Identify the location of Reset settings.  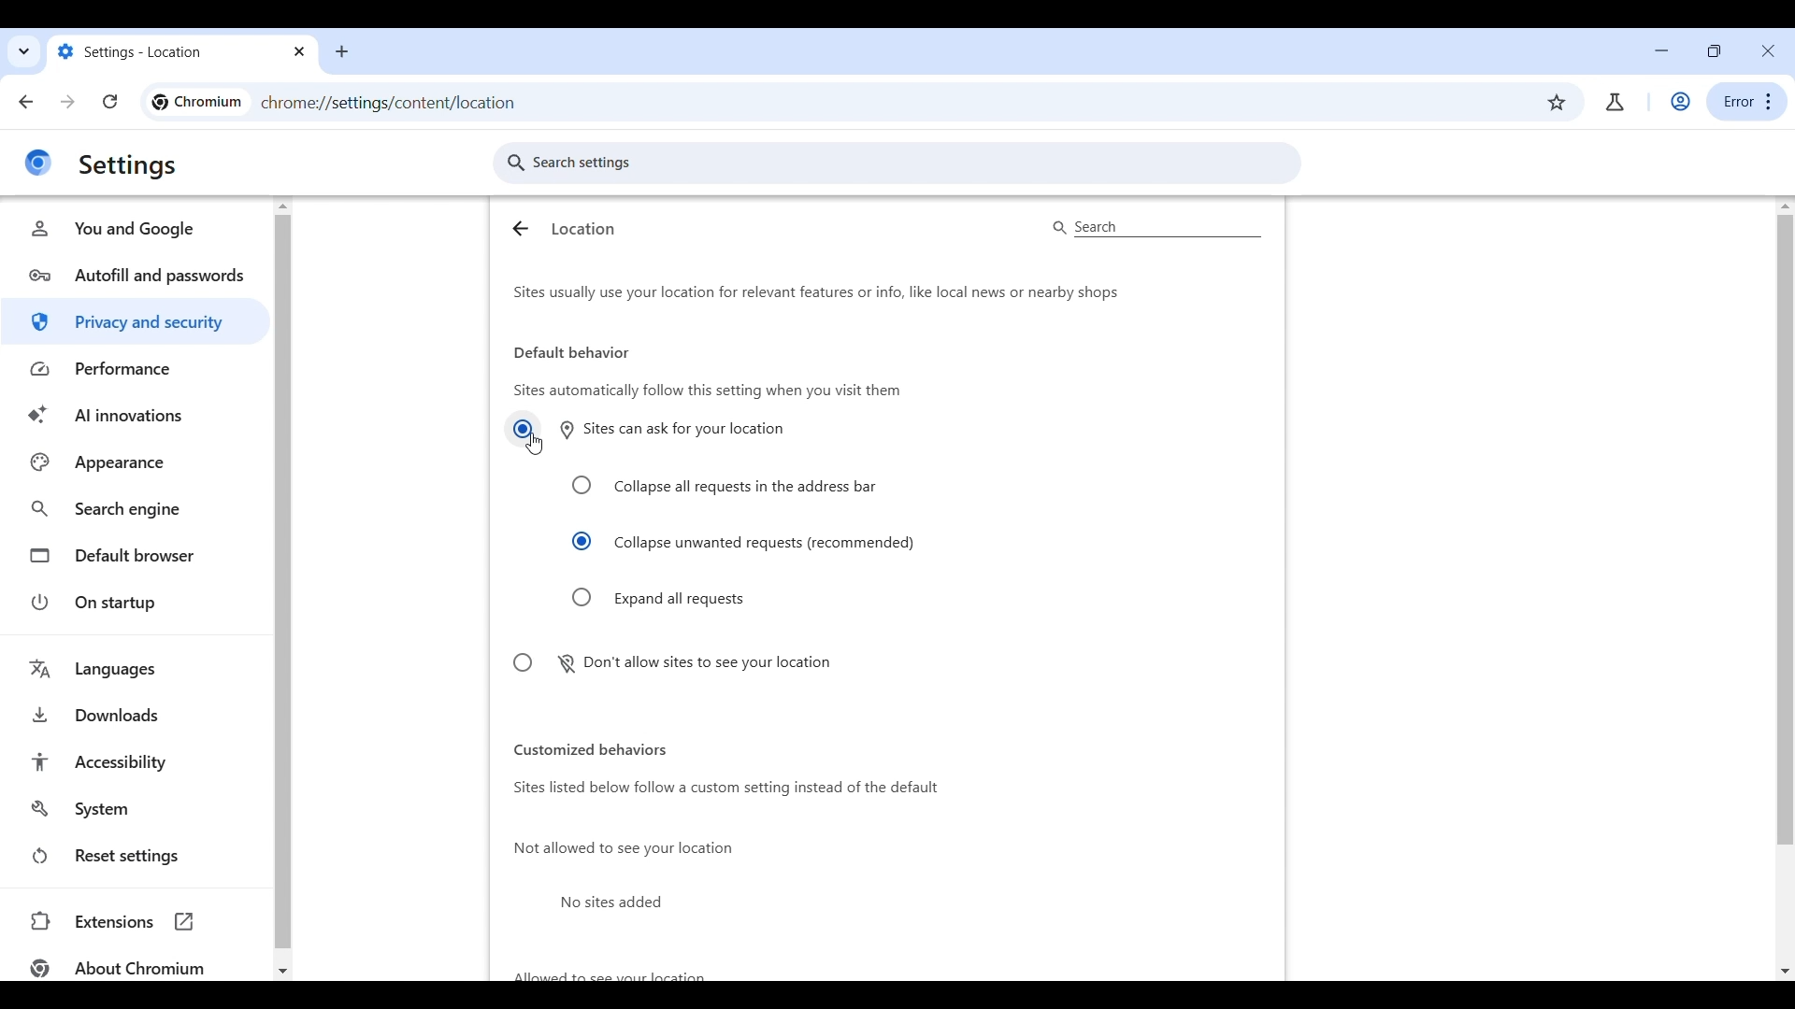
(133, 856).